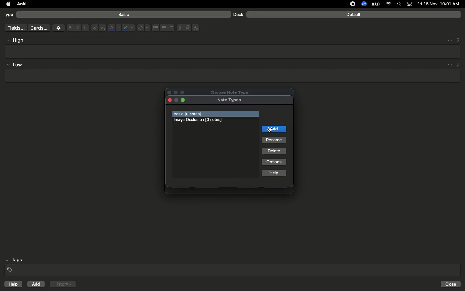  Describe the element at coordinates (409, 4) in the screenshot. I see `Notification bar` at that location.